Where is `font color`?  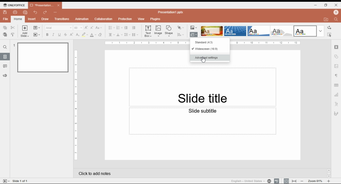
font color is located at coordinates (94, 35).